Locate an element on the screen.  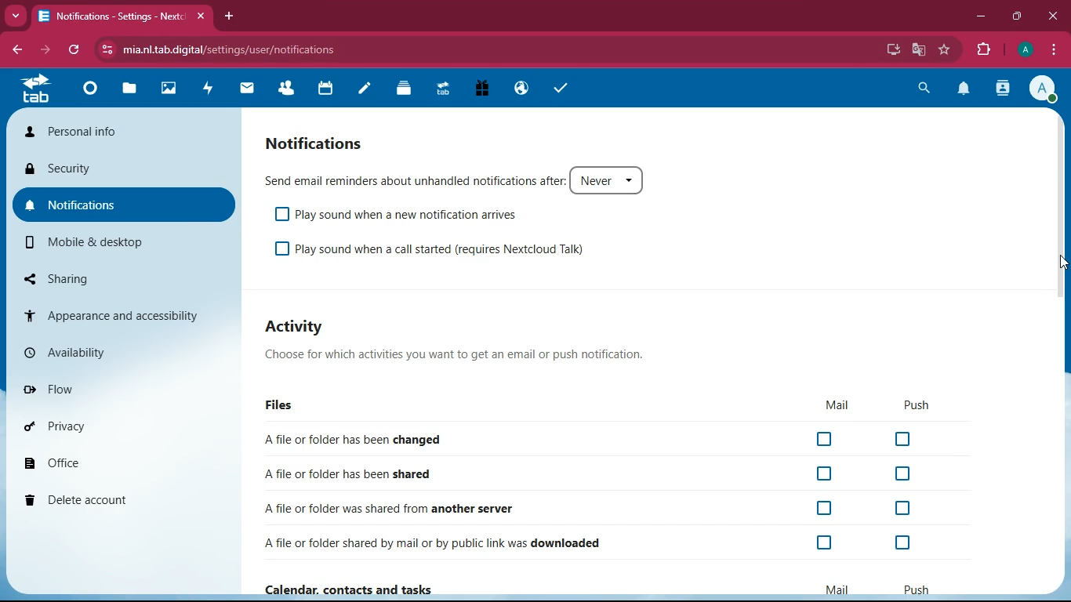
files is located at coordinates (281, 402).